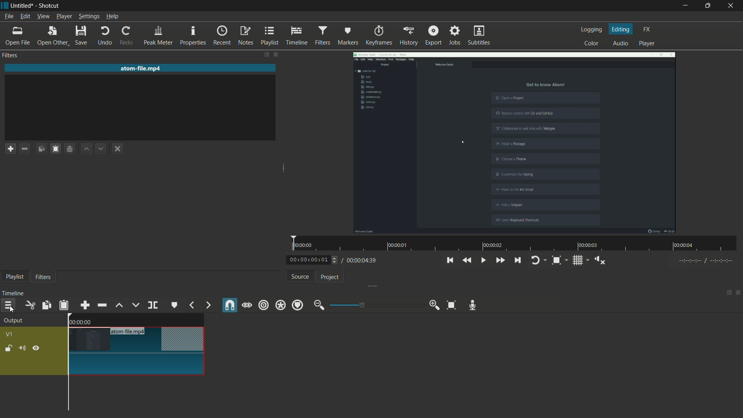  Describe the element at coordinates (270, 36) in the screenshot. I see `playlist` at that location.